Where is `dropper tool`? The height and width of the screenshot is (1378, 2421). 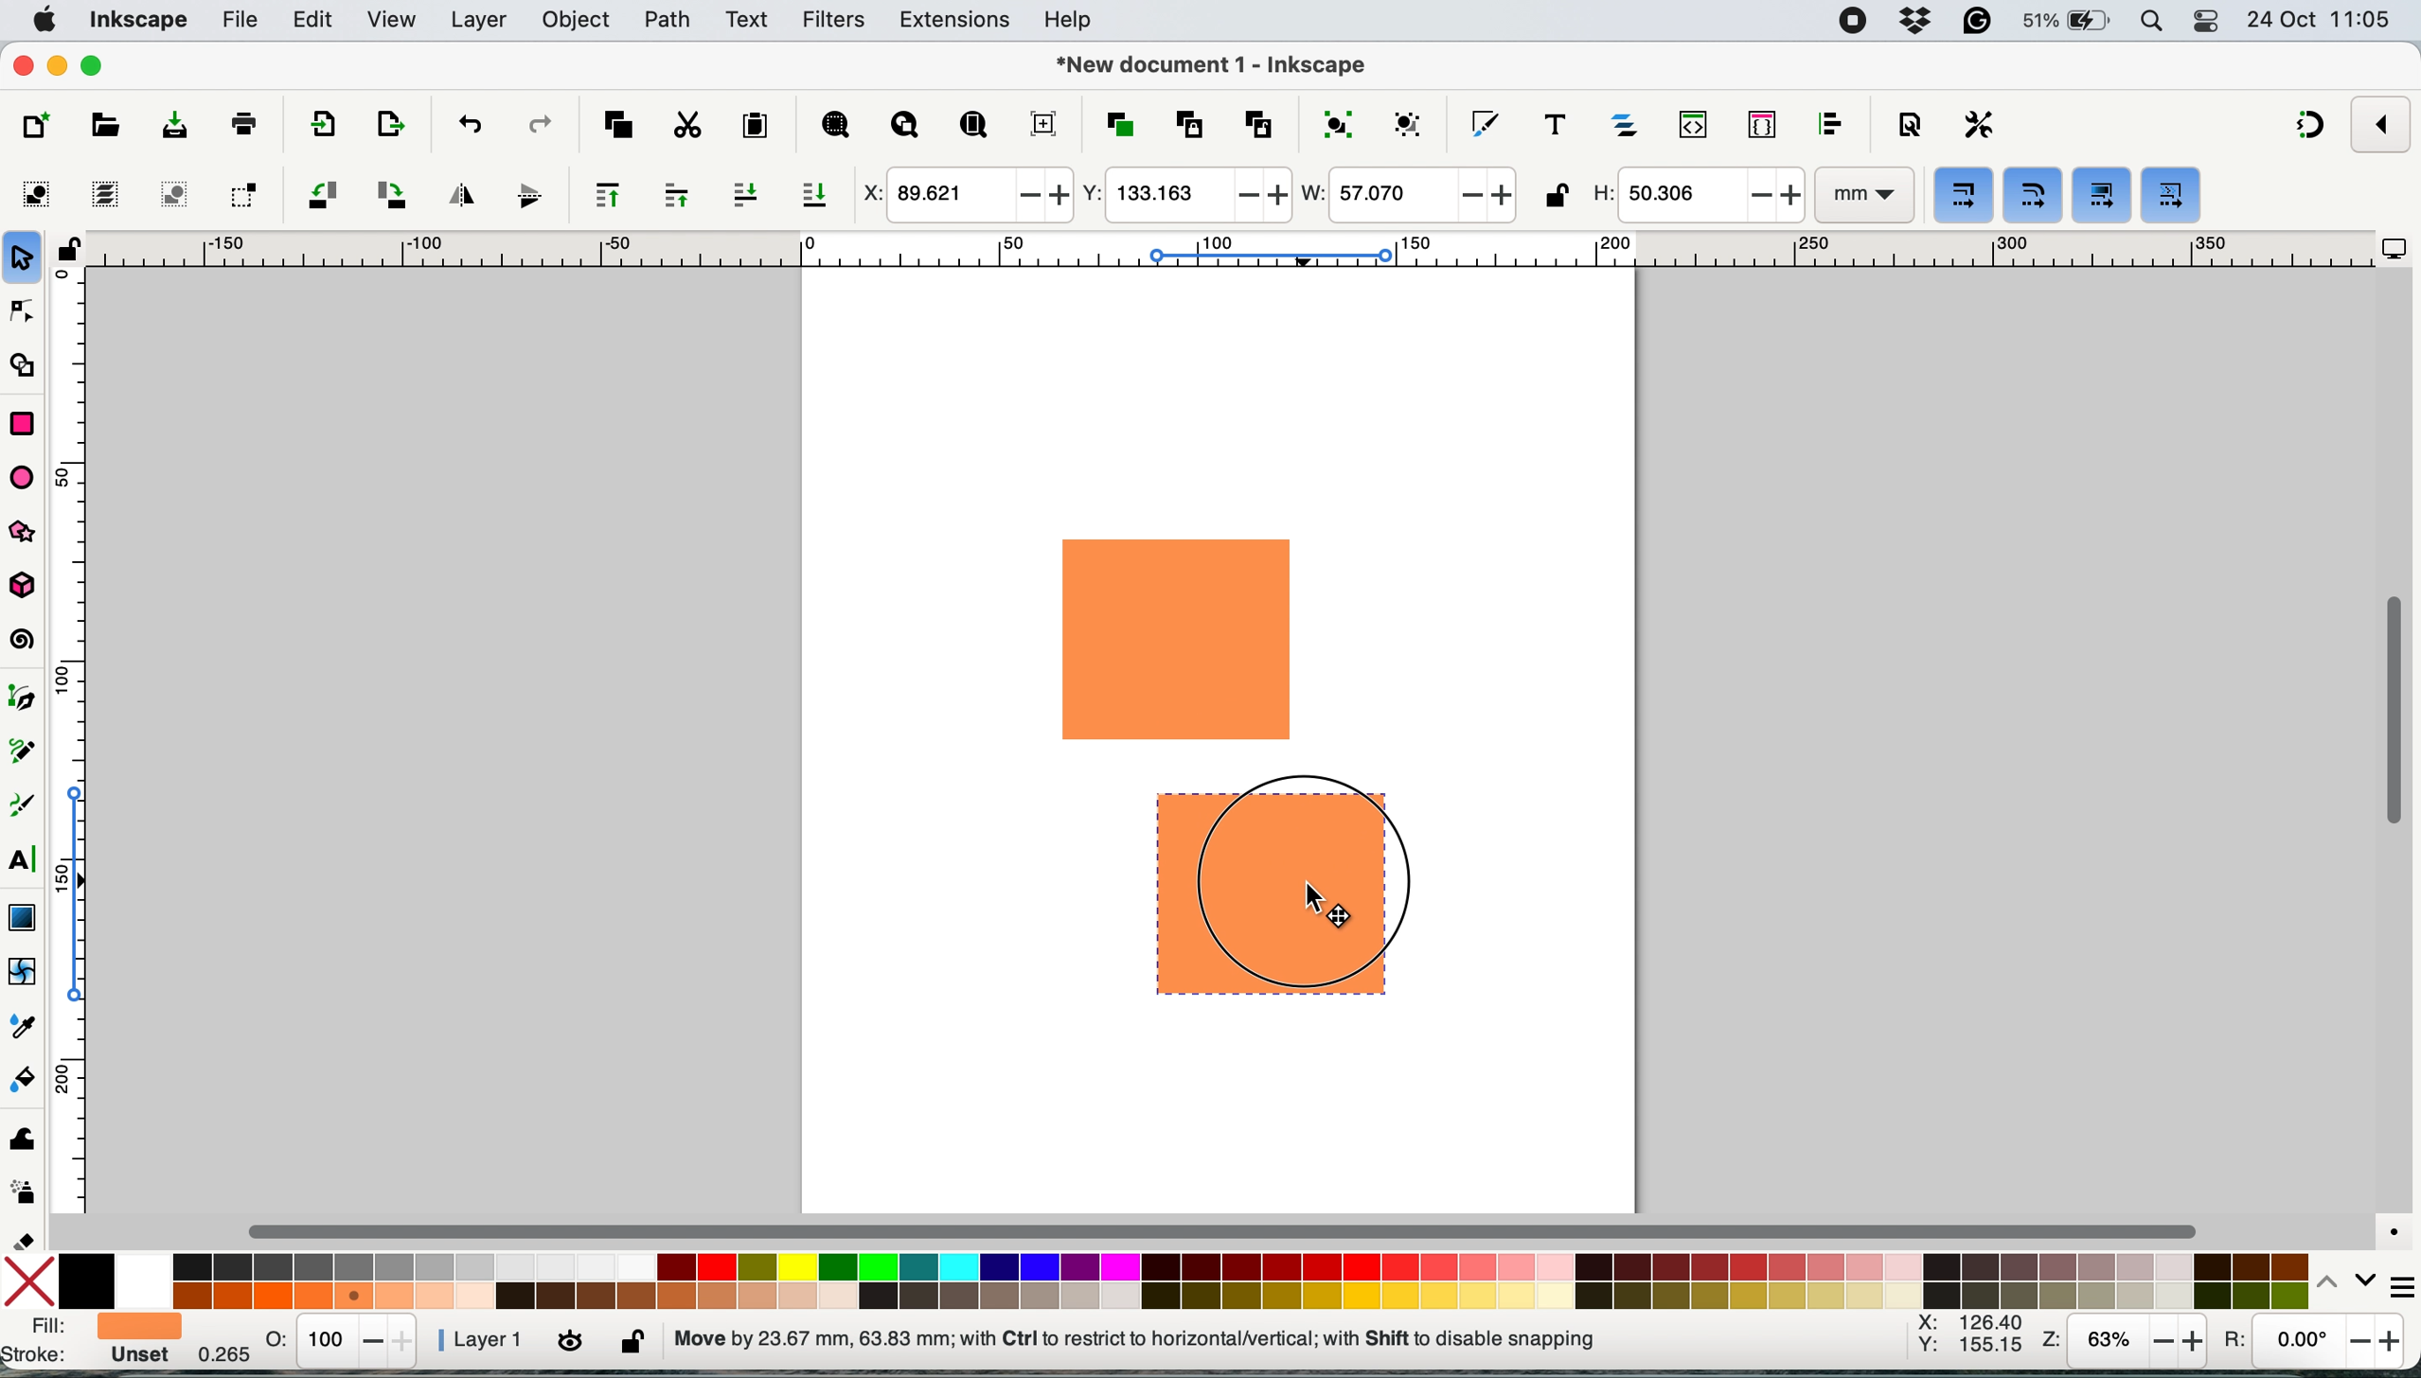 dropper tool is located at coordinates (25, 1025).